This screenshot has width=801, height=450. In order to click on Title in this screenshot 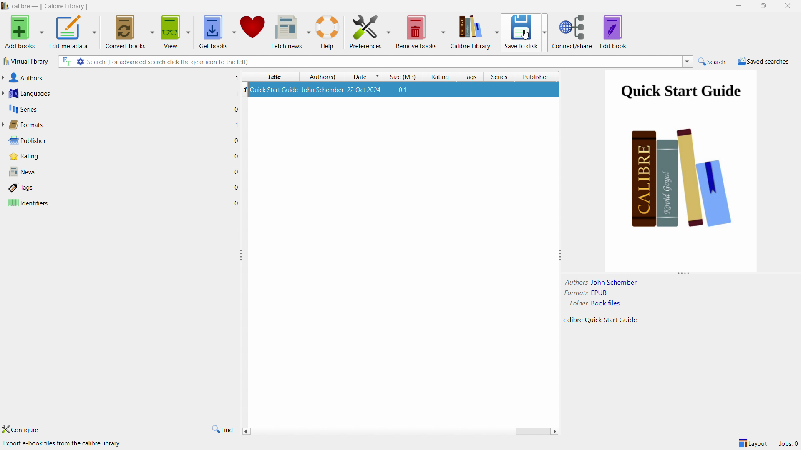, I will do `click(277, 76)`.